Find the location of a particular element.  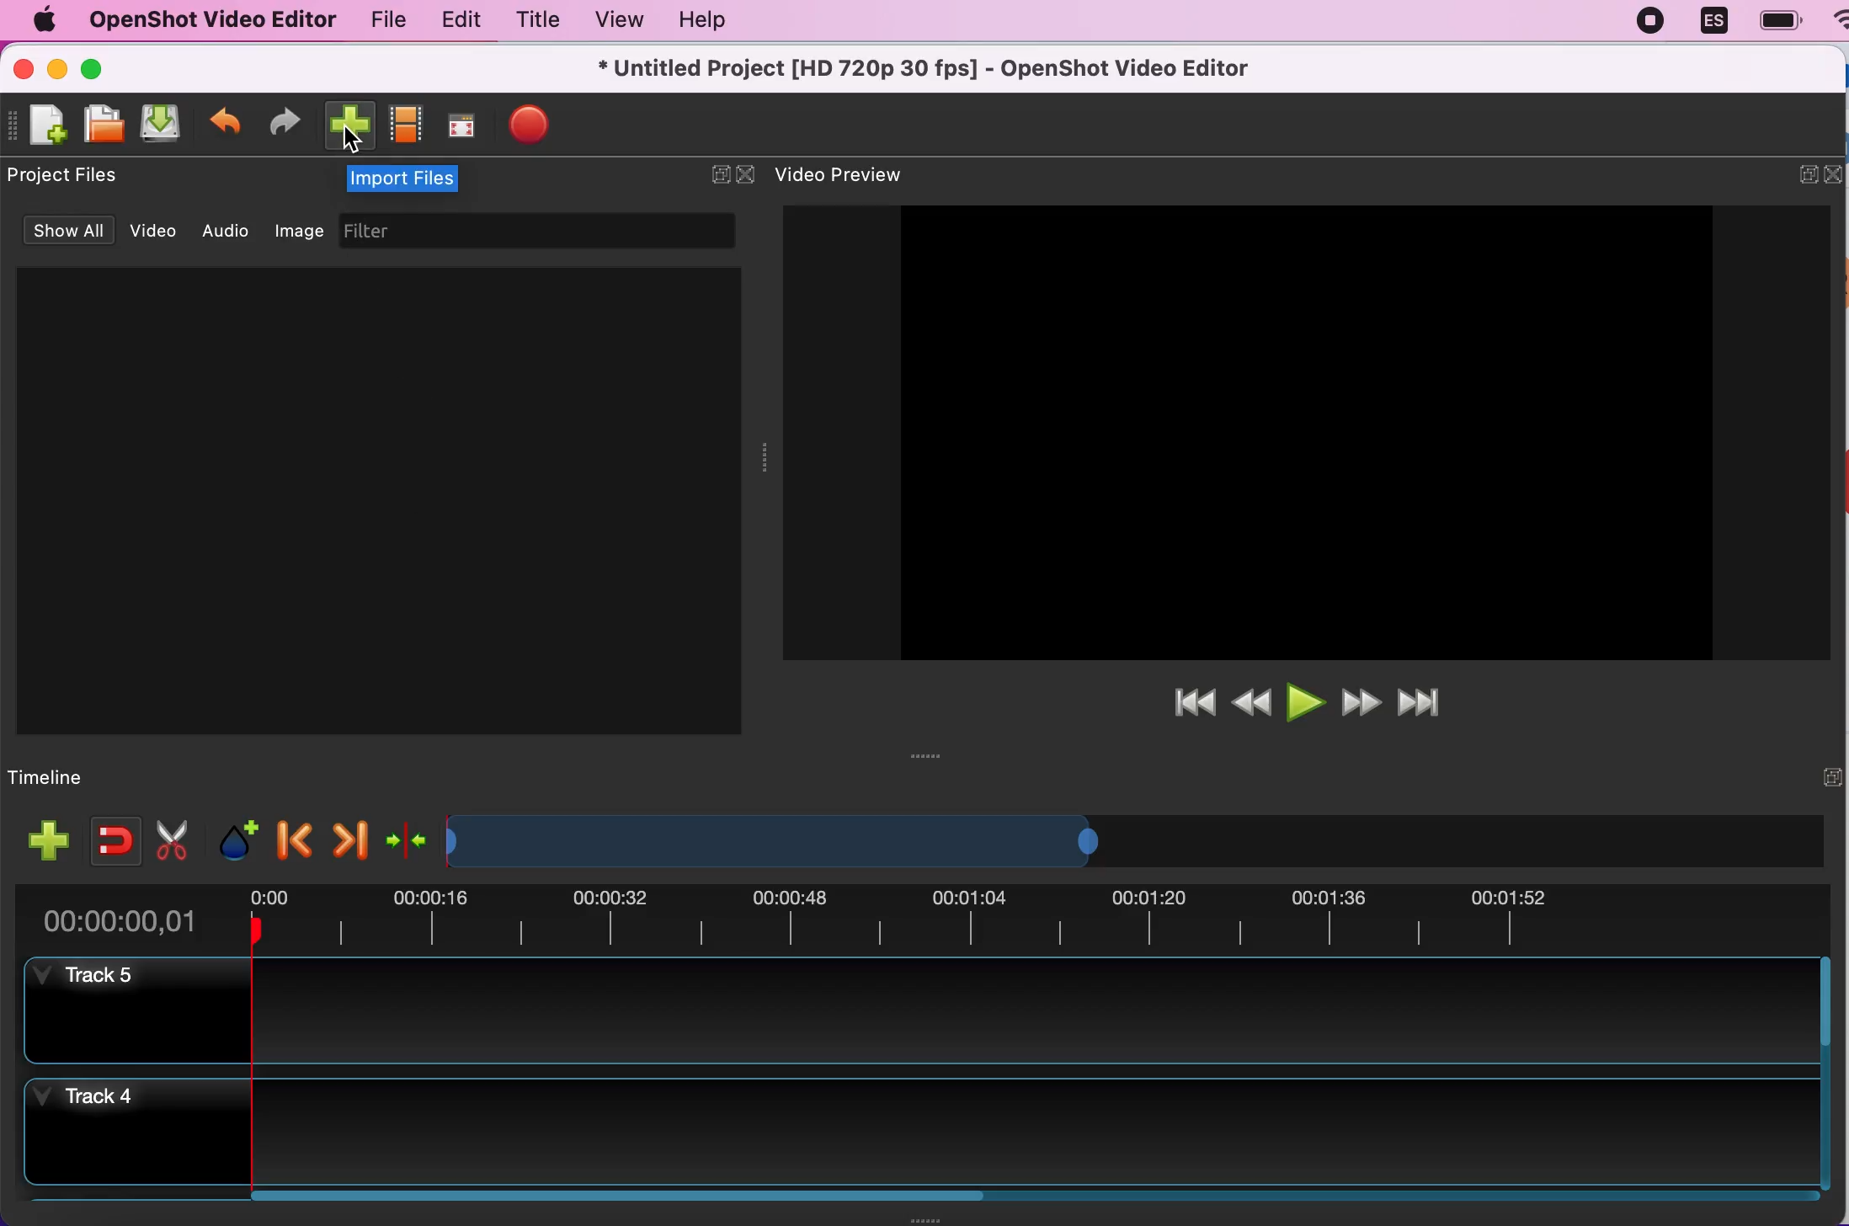

import files is located at coordinates (351, 123).